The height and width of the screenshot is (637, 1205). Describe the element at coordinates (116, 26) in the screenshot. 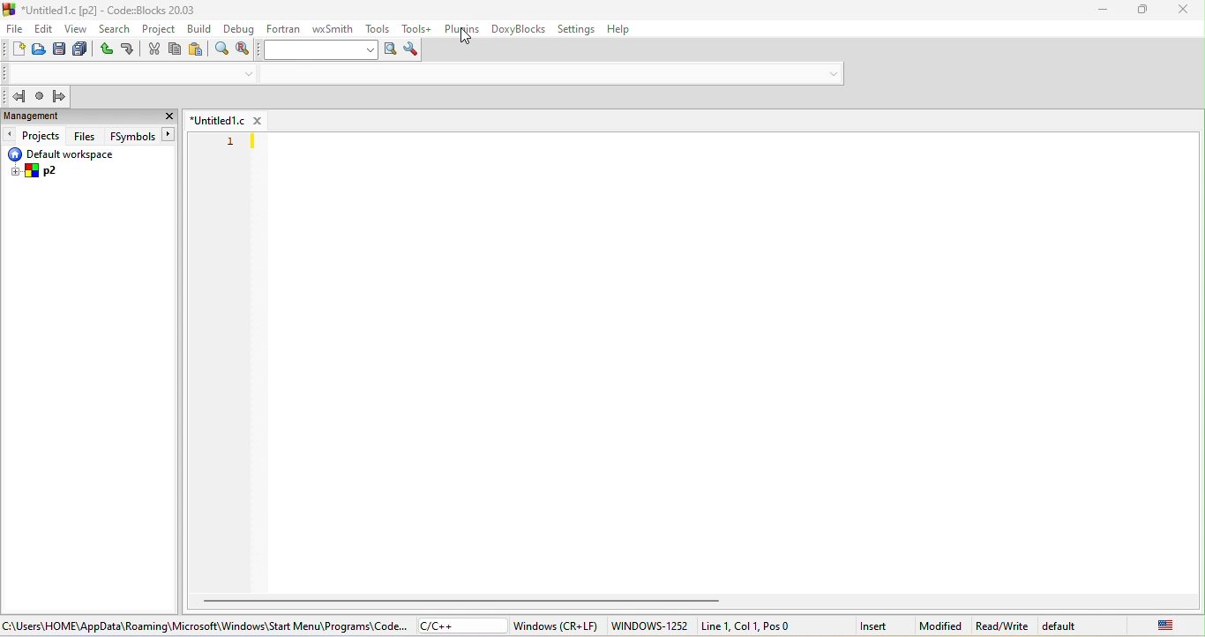

I see `search` at that location.